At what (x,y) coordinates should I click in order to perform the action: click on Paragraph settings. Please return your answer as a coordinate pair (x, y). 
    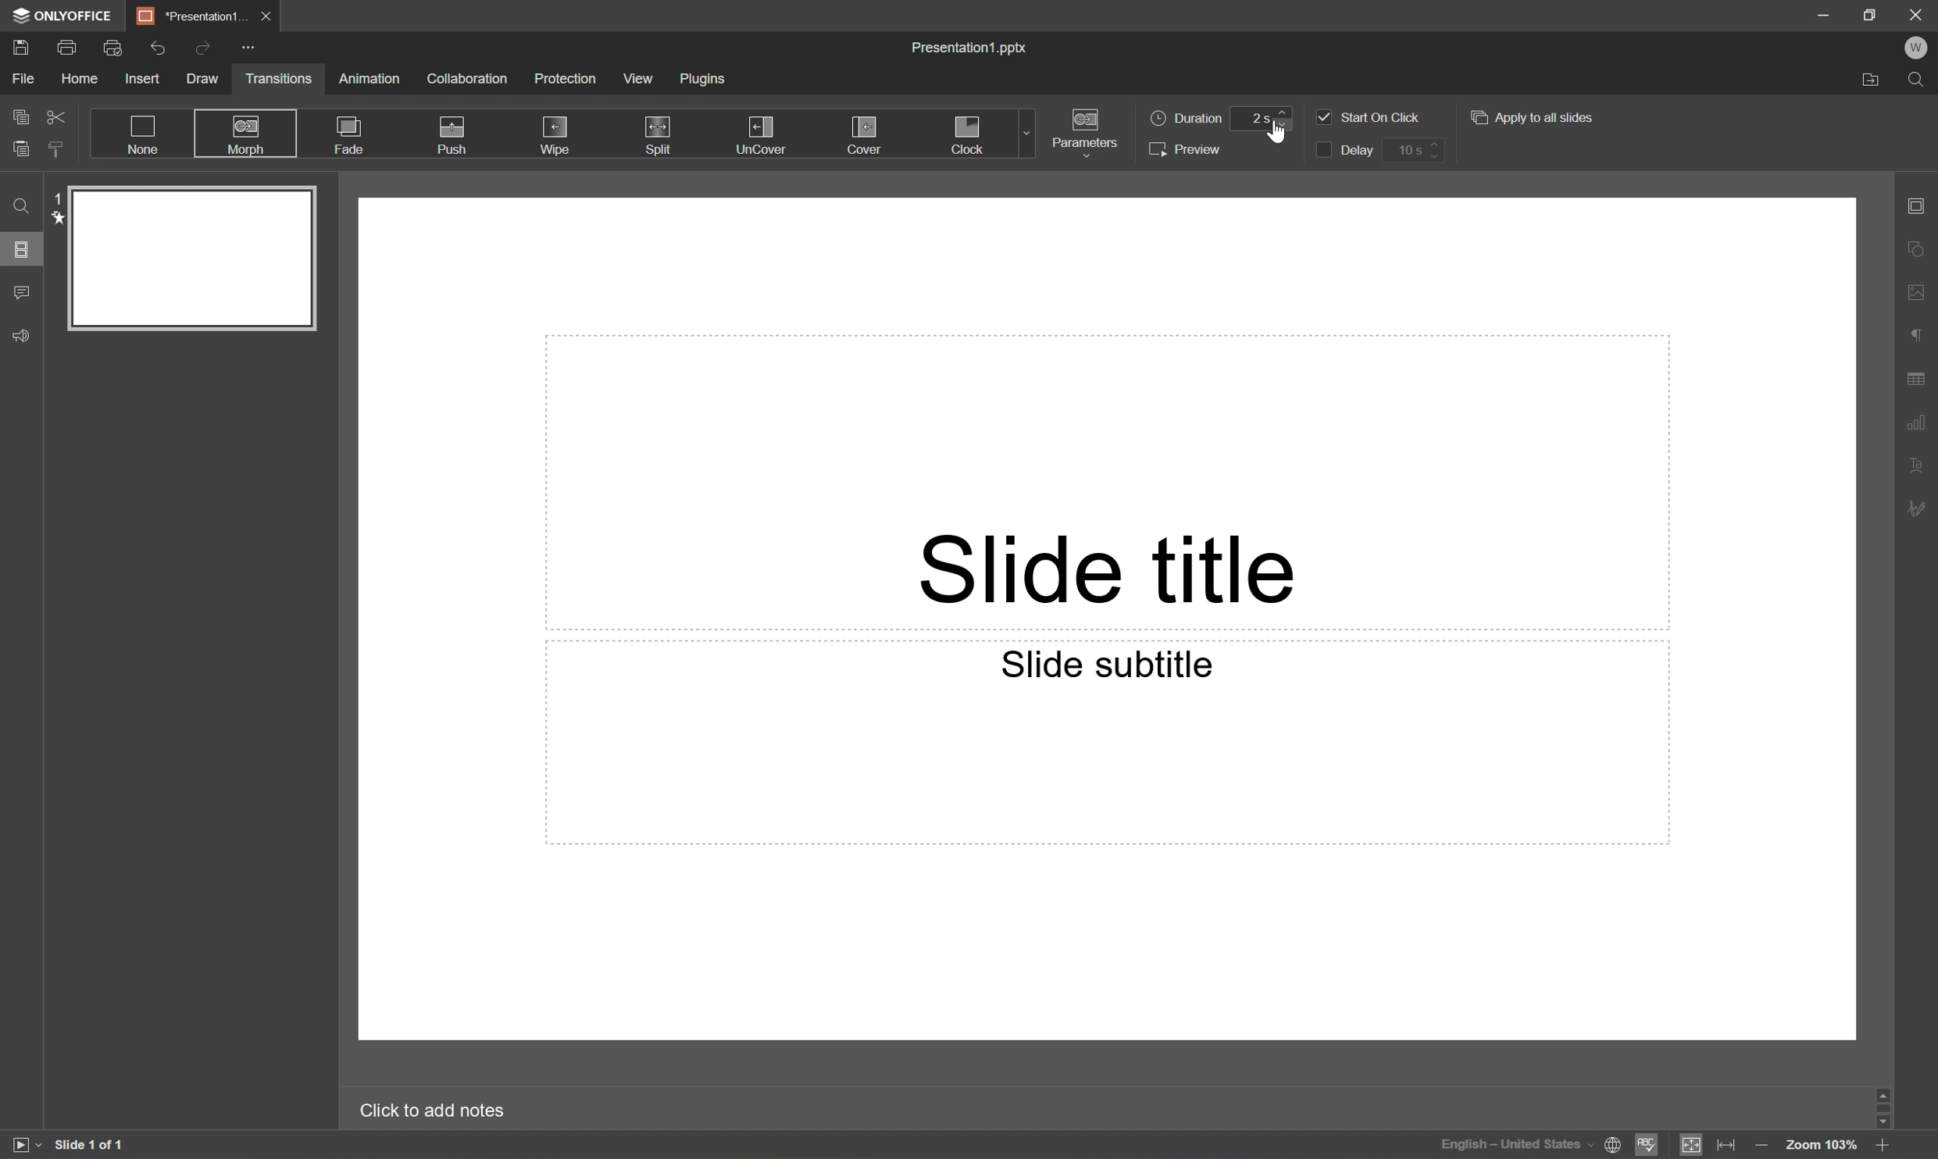
    Looking at the image, I should click on (1918, 337).